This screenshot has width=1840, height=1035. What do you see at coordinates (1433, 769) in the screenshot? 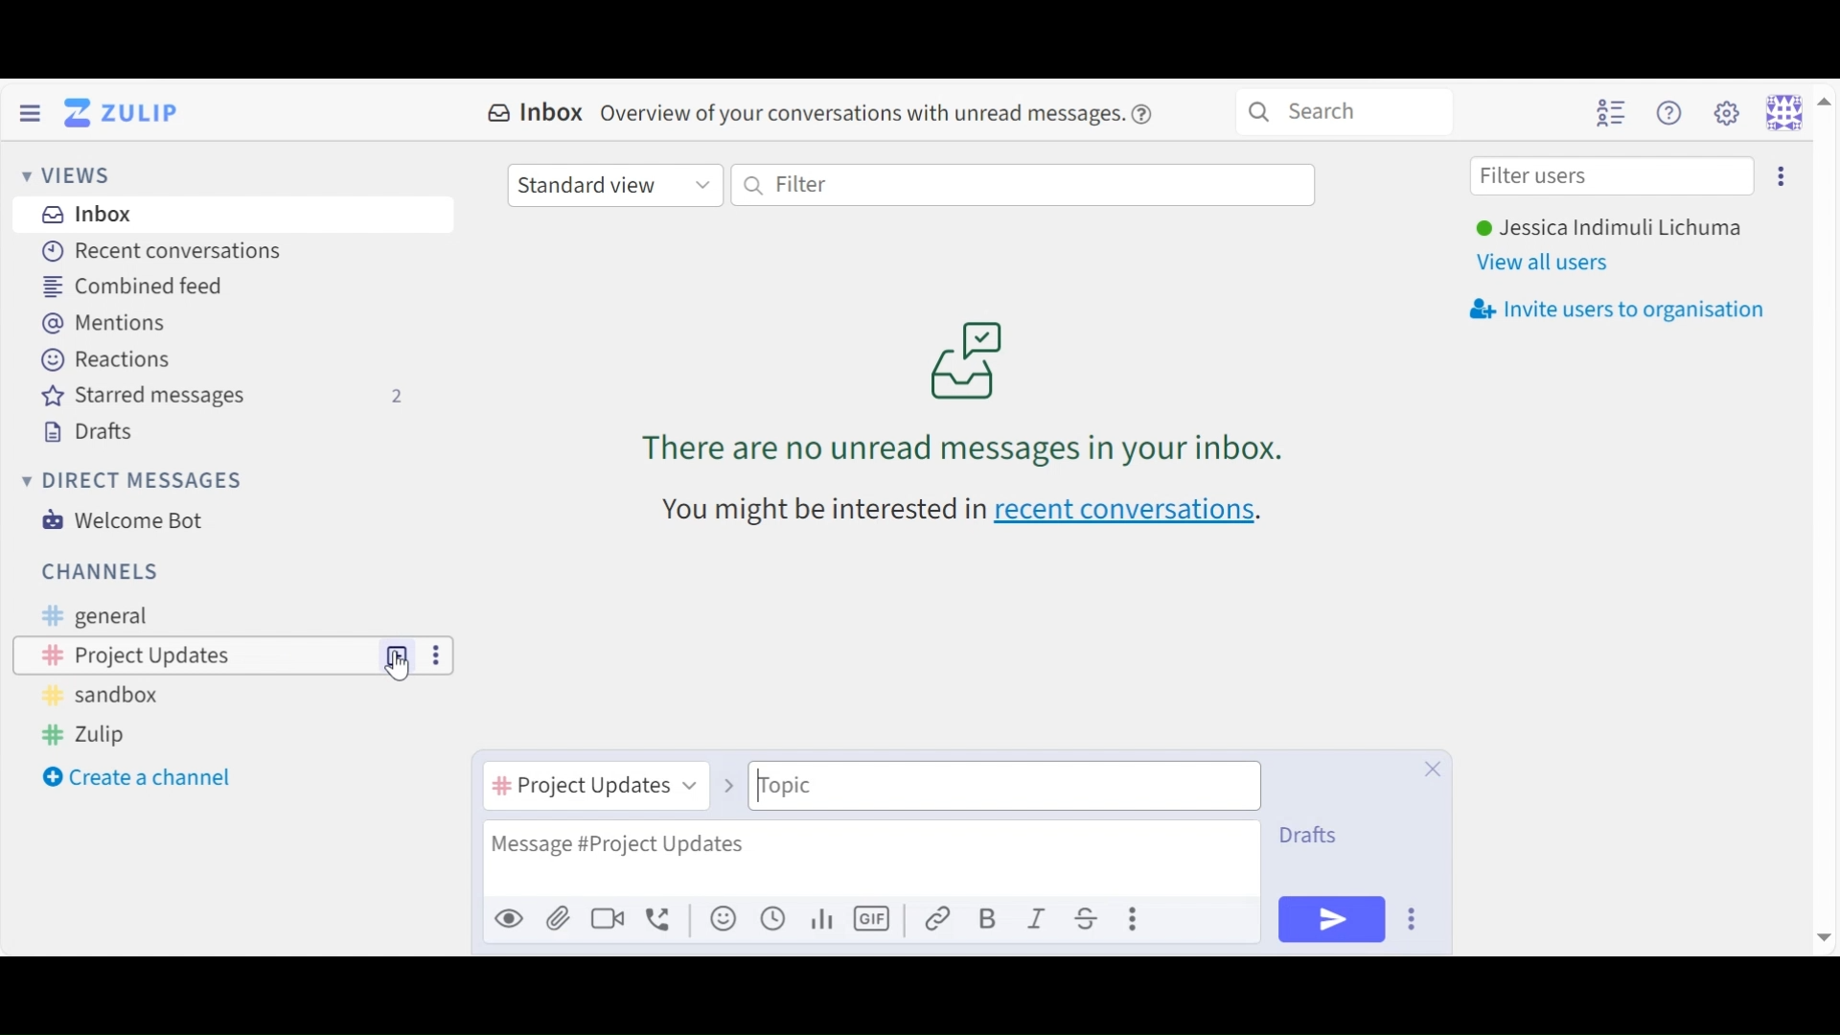
I see `Close` at bounding box center [1433, 769].